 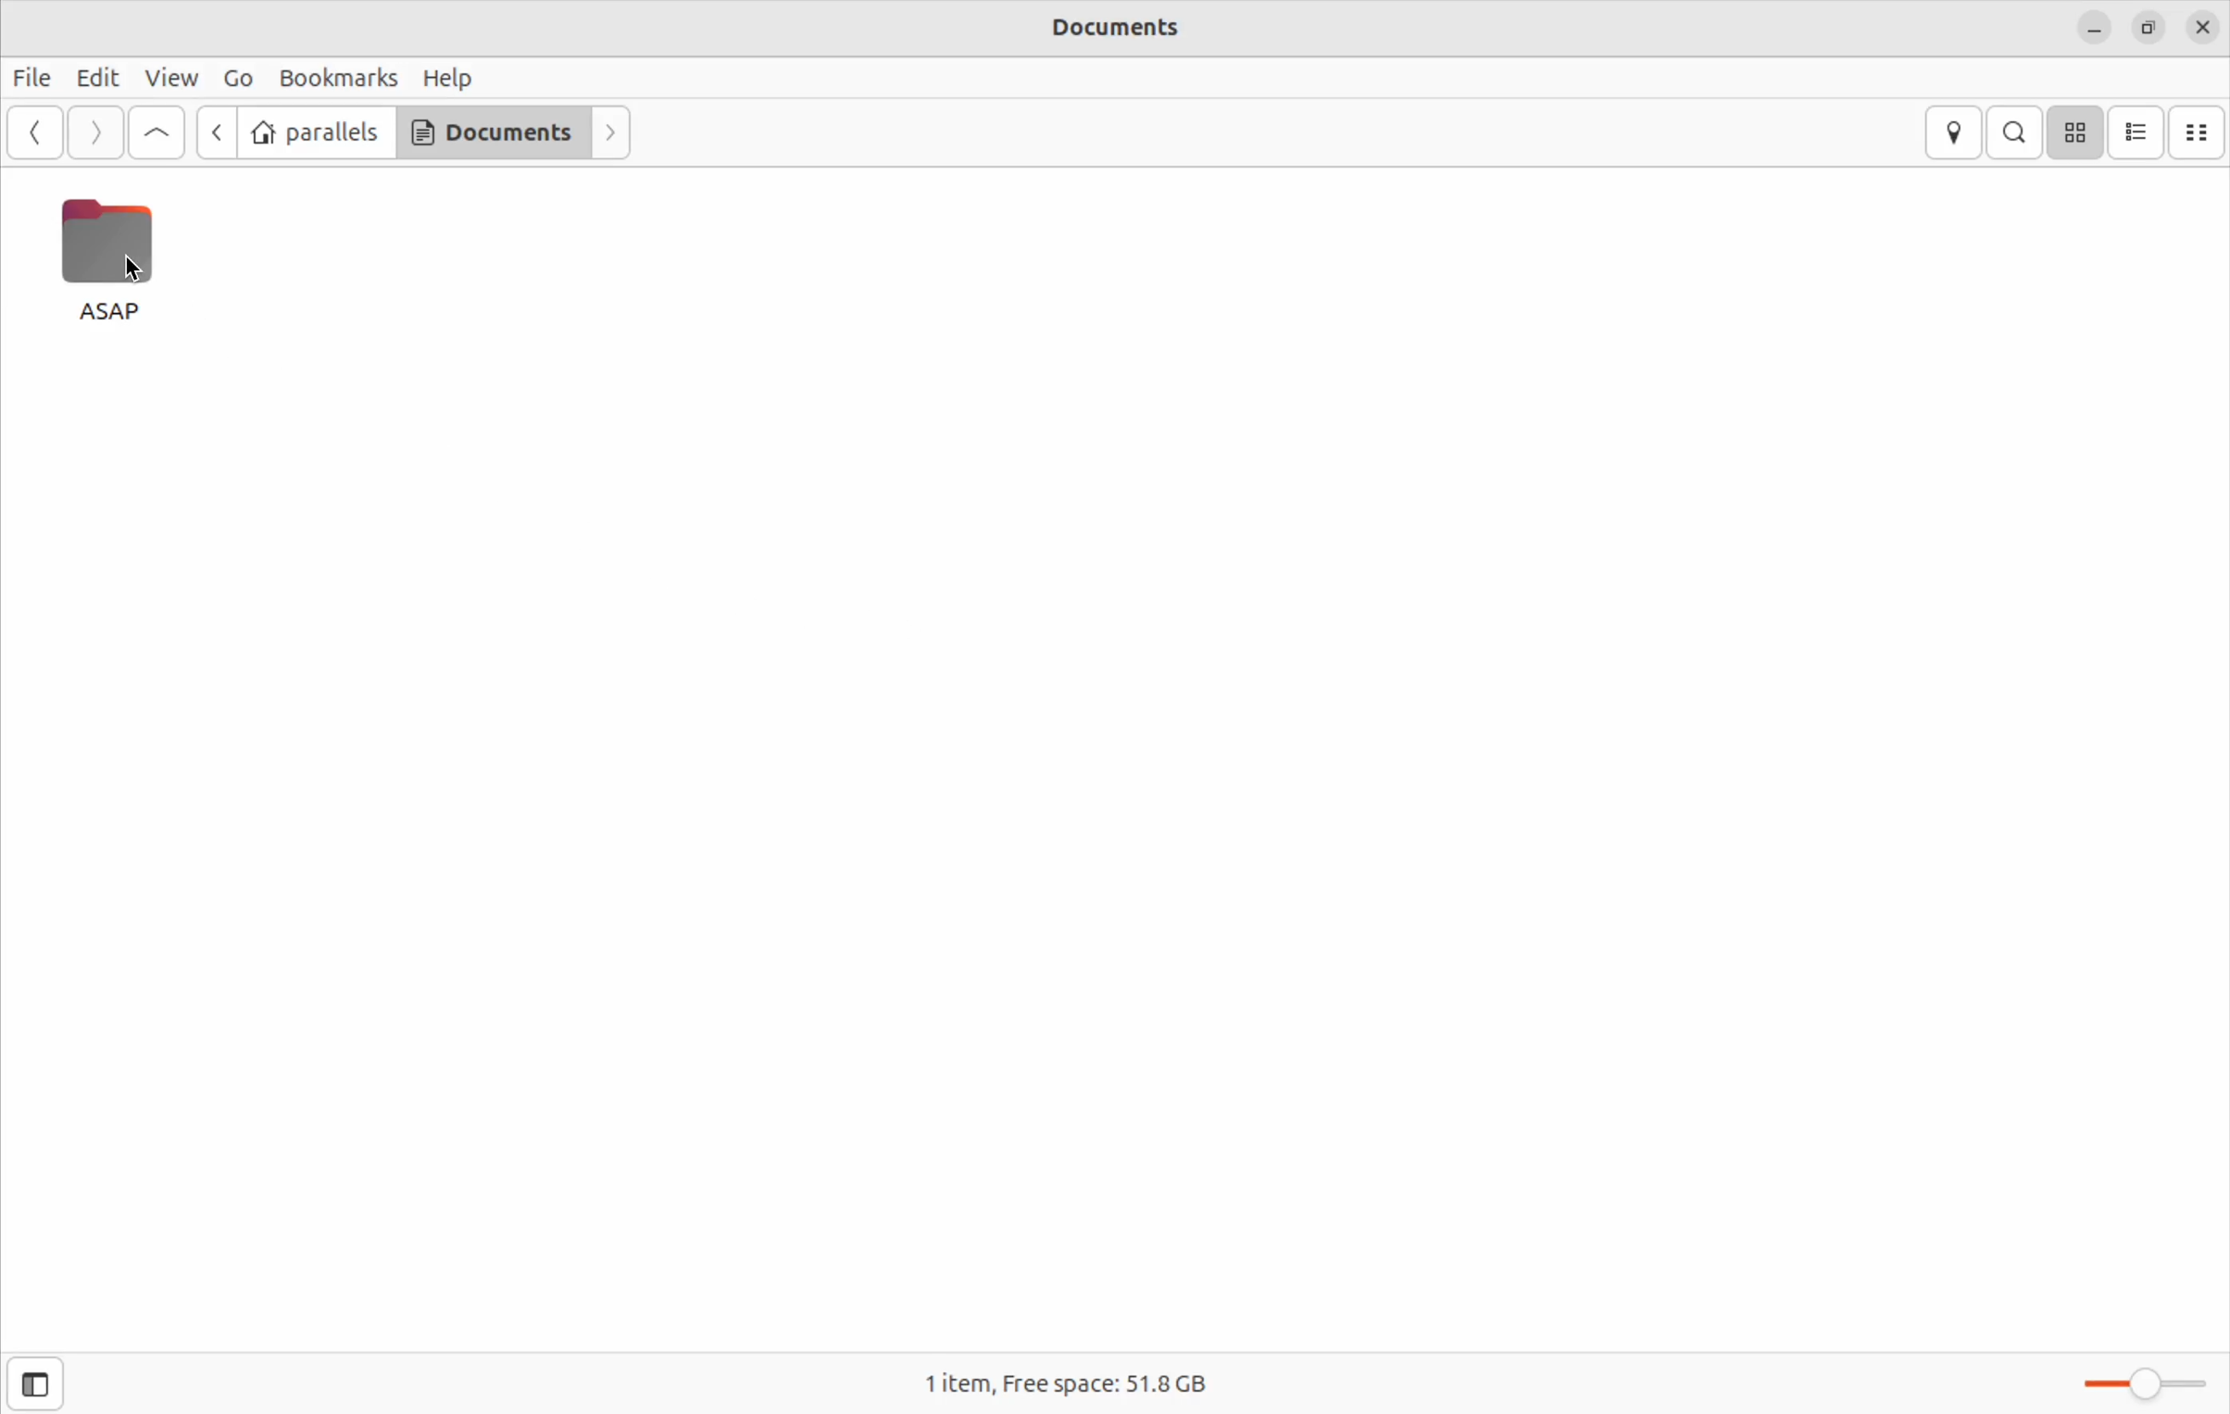 What do you see at coordinates (173, 80) in the screenshot?
I see `View` at bounding box center [173, 80].